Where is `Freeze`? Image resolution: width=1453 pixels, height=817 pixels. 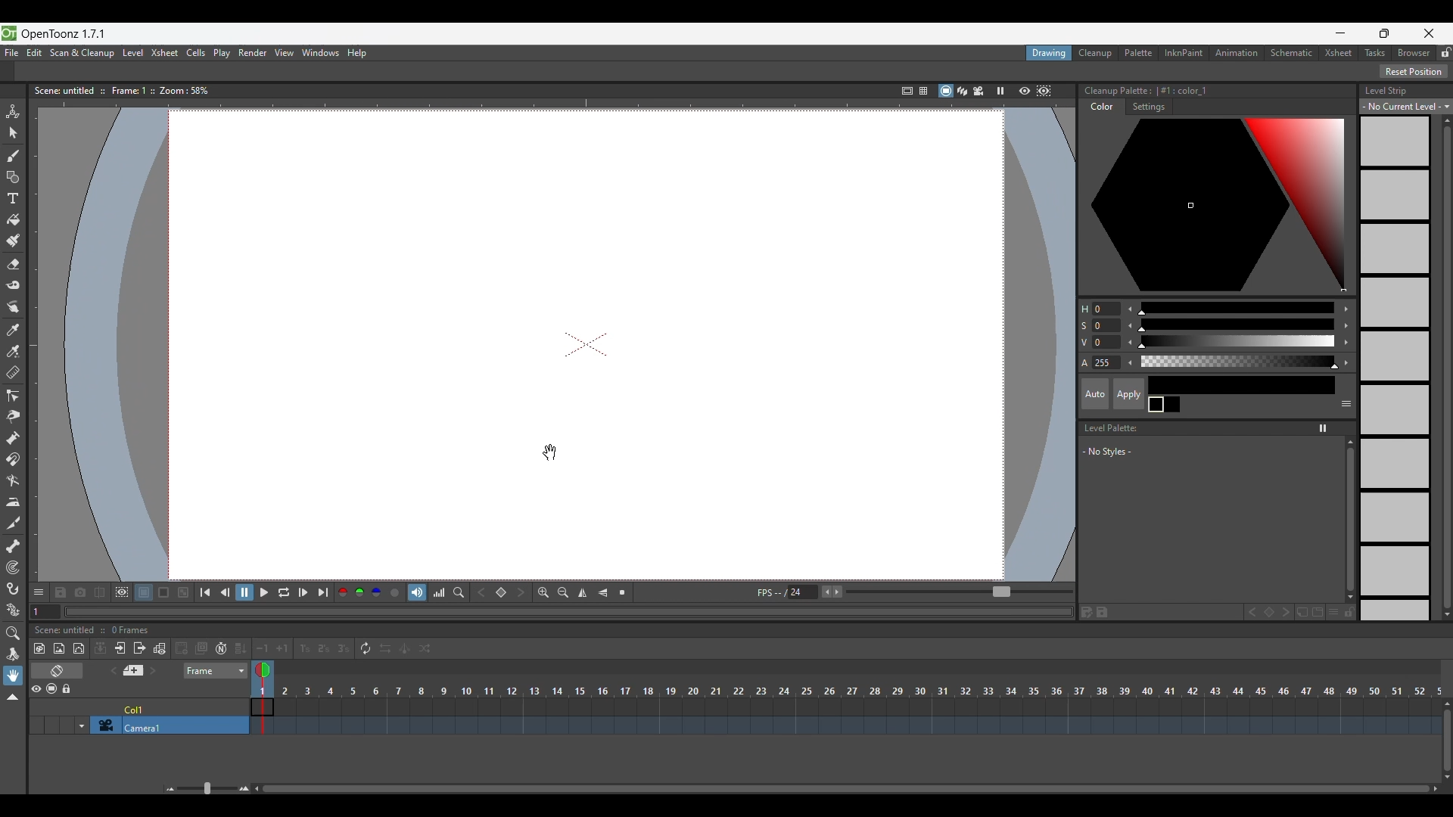
Freeze is located at coordinates (1000, 91).